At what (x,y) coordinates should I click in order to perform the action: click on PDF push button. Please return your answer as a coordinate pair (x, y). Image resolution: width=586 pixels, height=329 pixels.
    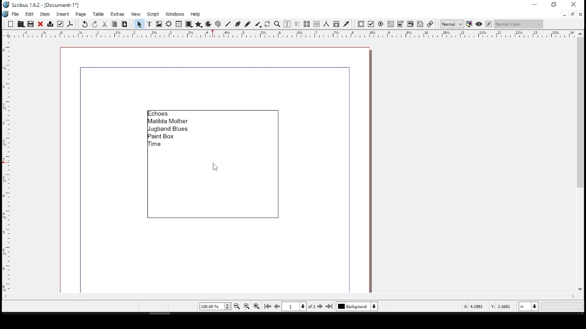
    Looking at the image, I should click on (361, 24).